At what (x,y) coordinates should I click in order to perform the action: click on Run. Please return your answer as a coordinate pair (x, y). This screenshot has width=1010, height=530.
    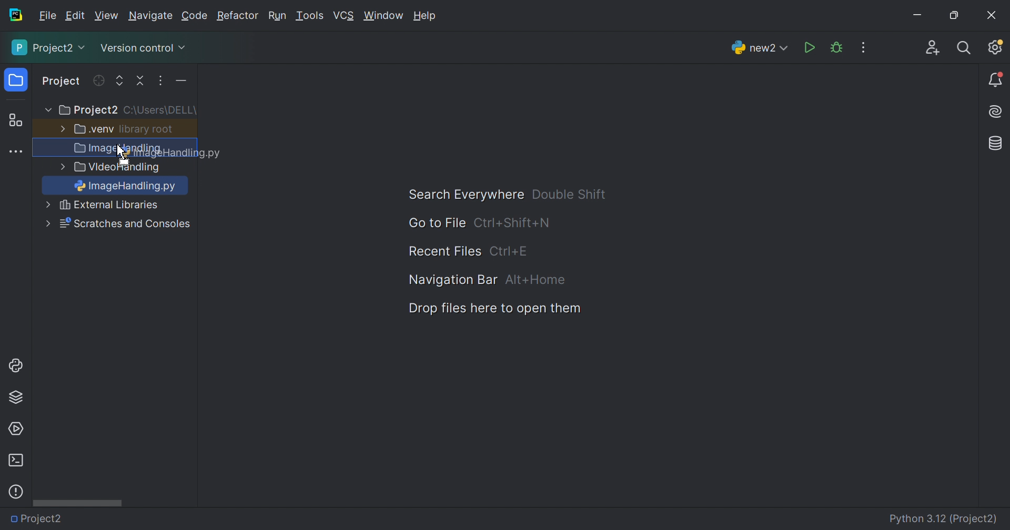
    Looking at the image, I should click on (811, 48).